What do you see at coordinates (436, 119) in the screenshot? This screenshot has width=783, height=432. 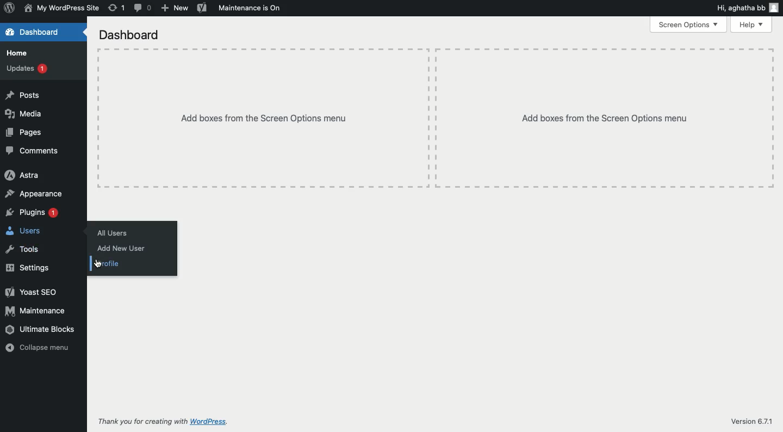 I see `Add boxes from the screen options menu` at bounding box center [436, 119].